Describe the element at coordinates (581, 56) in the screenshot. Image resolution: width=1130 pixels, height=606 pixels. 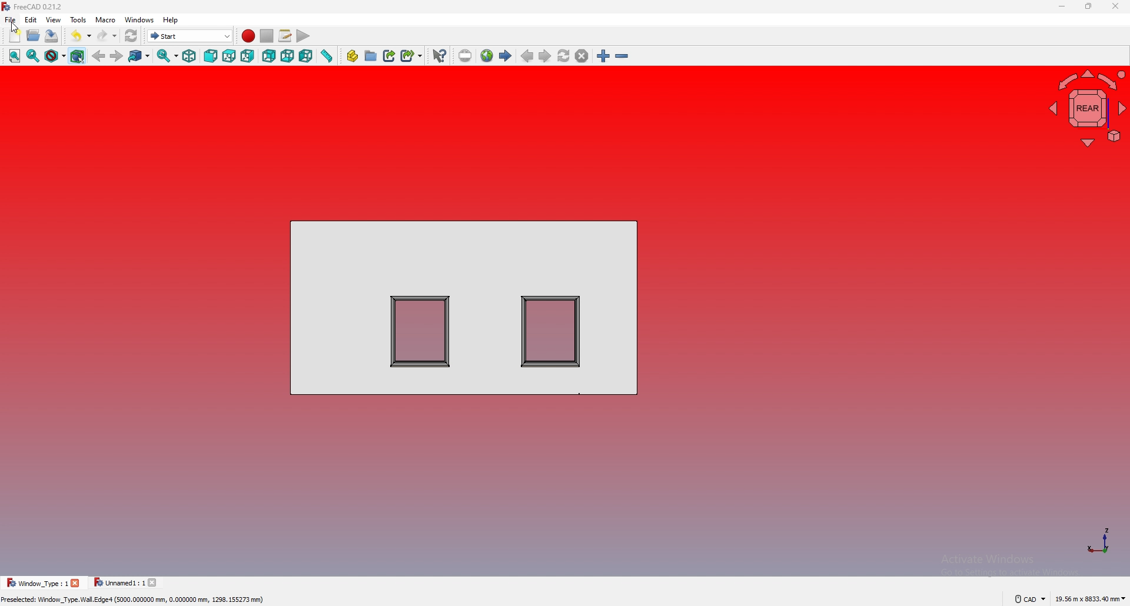
I see `stop loading` at that location.